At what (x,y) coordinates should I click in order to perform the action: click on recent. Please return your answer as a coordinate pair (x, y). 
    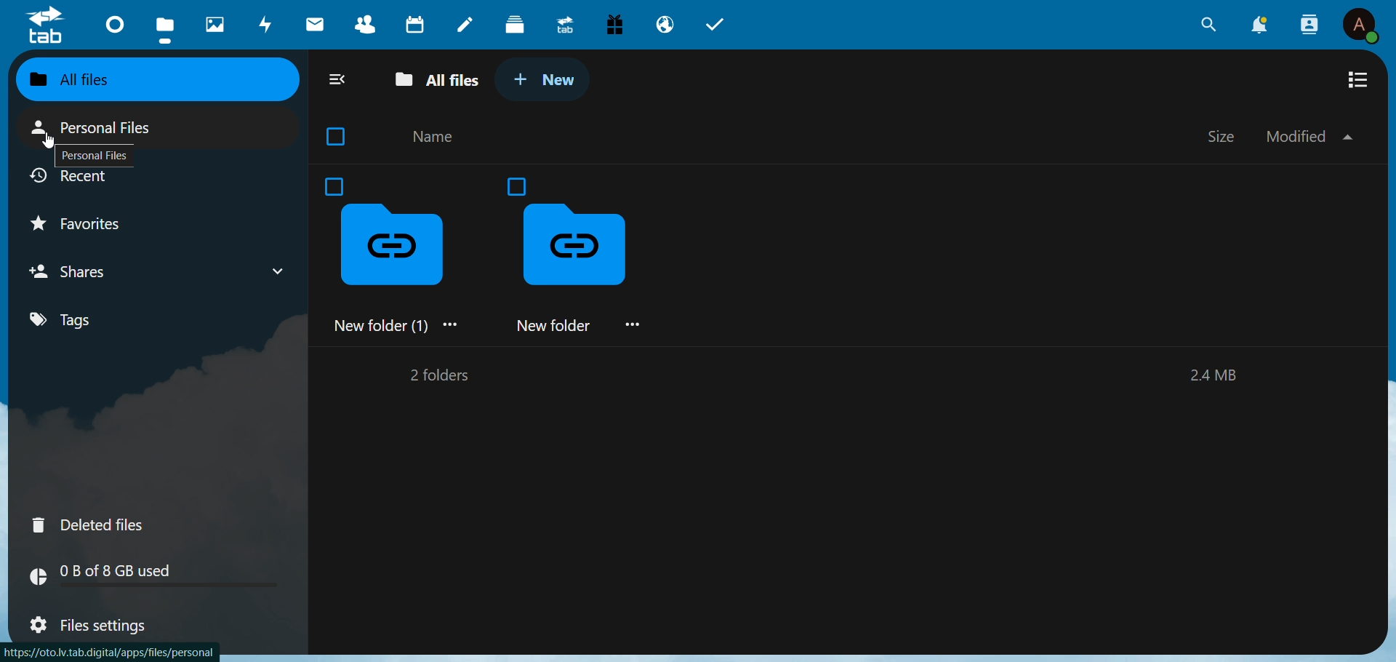
    Looking at the image, I should click on (74, 179).